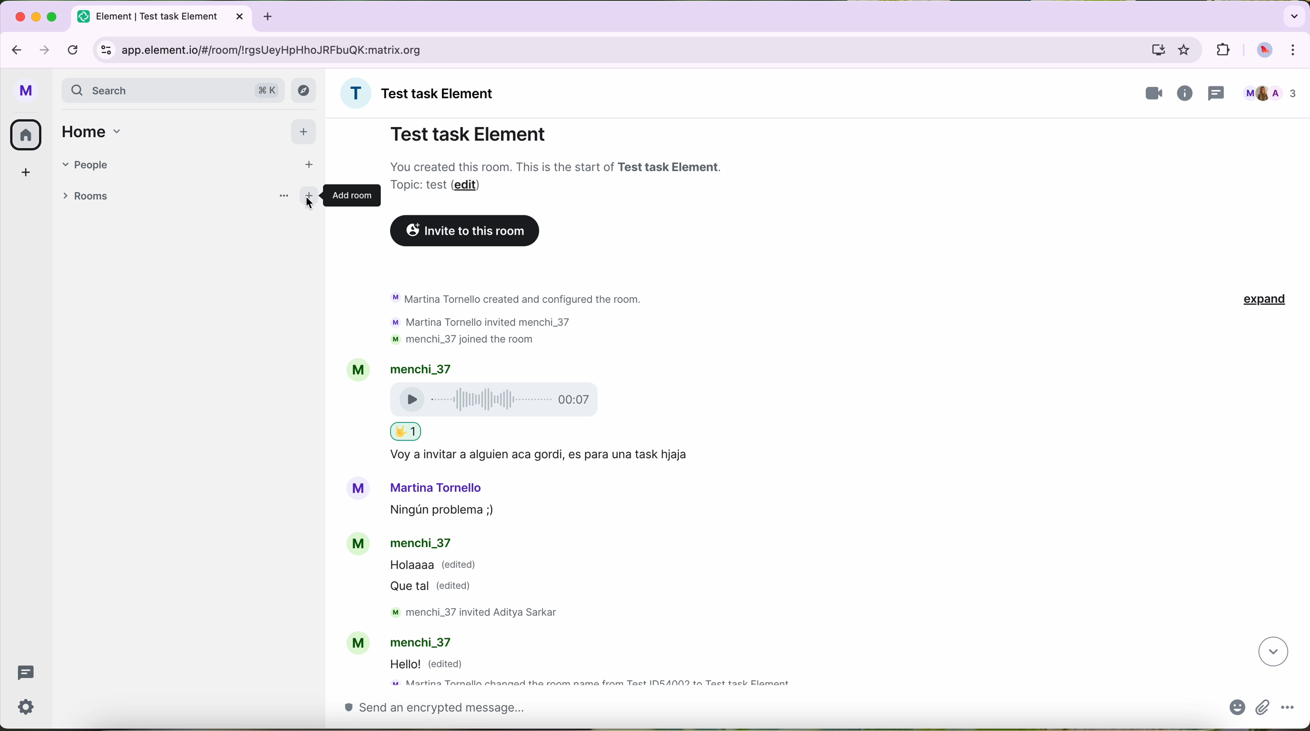 The image size is (1310, 731). What do you see at coordinates (88, 195) in the screenshot?
I see `rooms tab` at bounding box center [88, 195].